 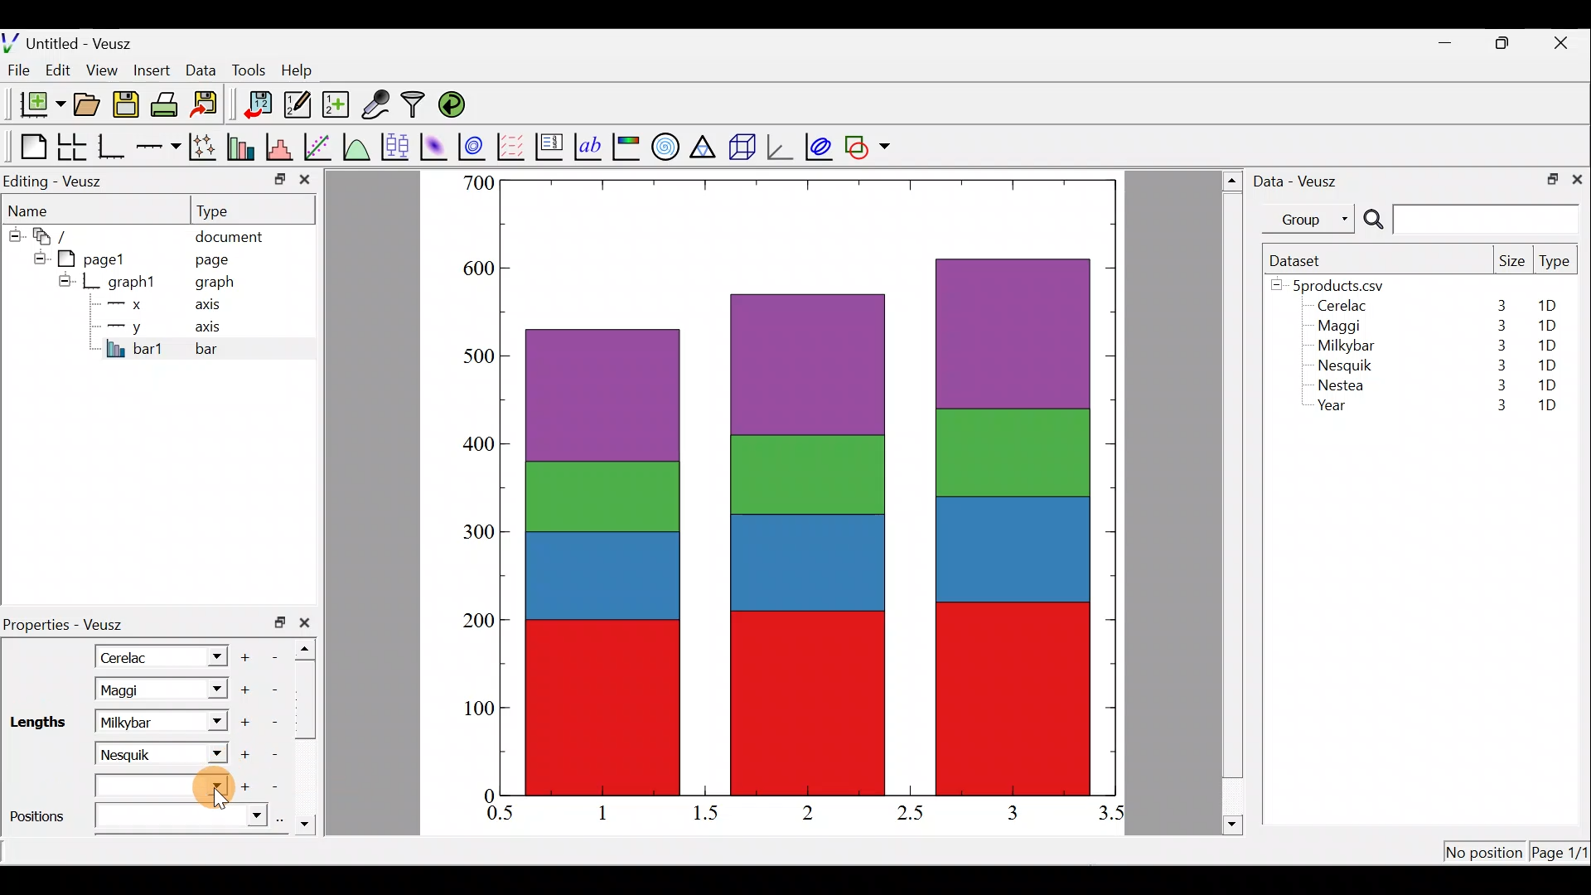 What do you see at coordinates (244, 755) in the screenshot?
I see `Add another item` at bounding box center [244, 755].